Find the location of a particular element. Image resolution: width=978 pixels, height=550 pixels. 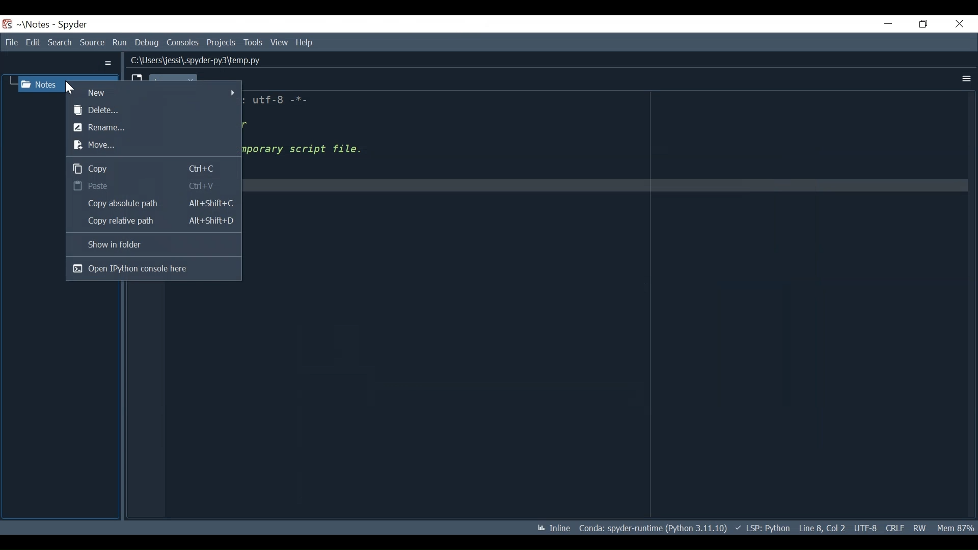

Cursor Position is located at coordinates (822, 528).